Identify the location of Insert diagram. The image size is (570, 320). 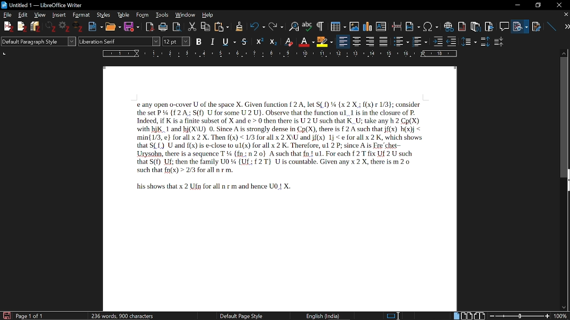
(367, 25).